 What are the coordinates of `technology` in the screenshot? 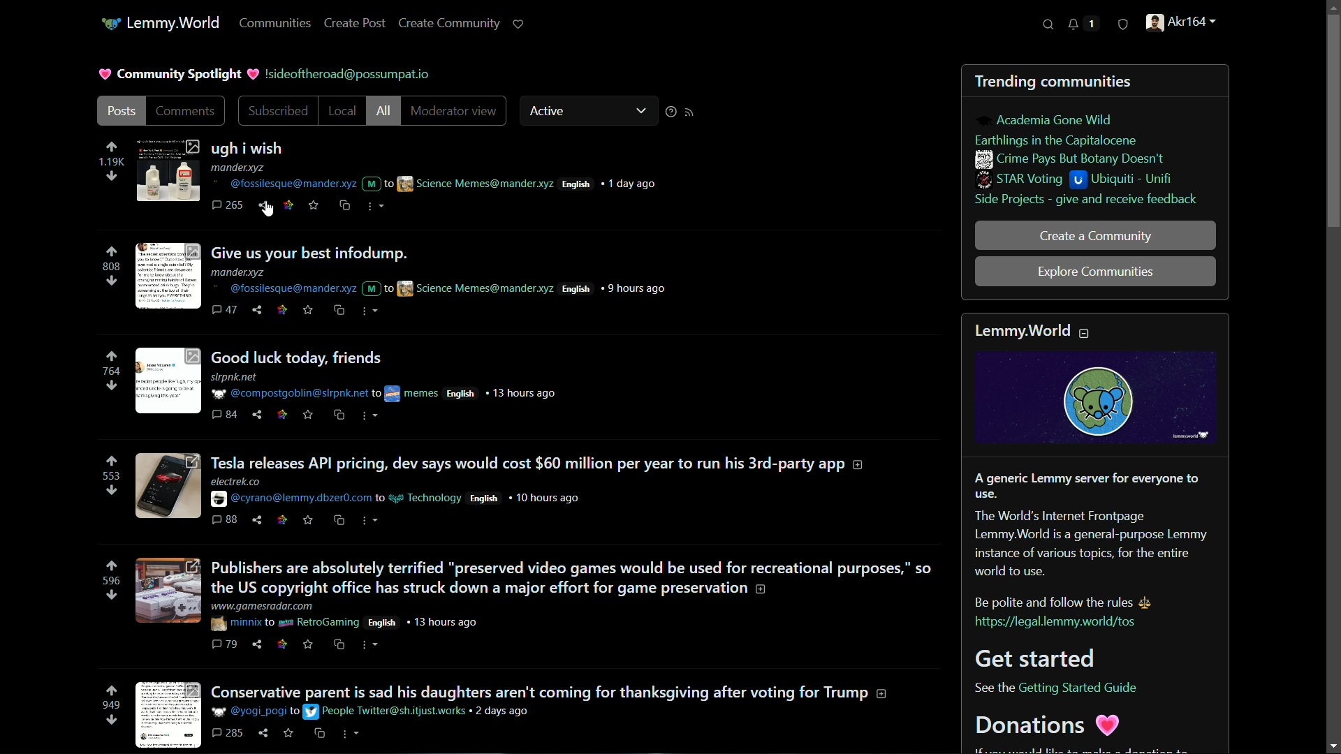 It's located at (425, 498).